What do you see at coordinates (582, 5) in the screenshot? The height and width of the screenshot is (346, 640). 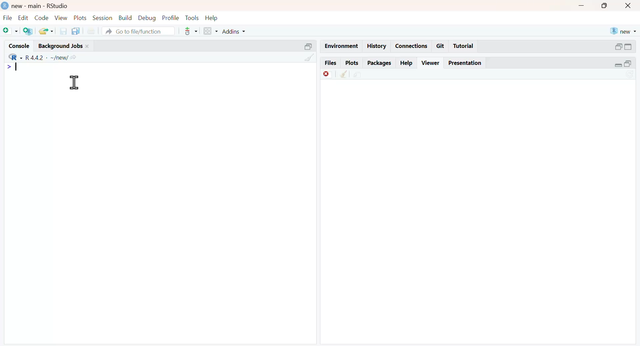 I see `minimise` at bounding box center [582, 5].